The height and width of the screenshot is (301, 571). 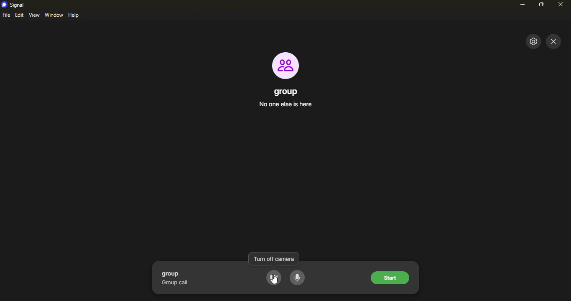 What do you see at coordinates (8, 15) in the screenshot?
I see `file` at bounding box center [8, 15].